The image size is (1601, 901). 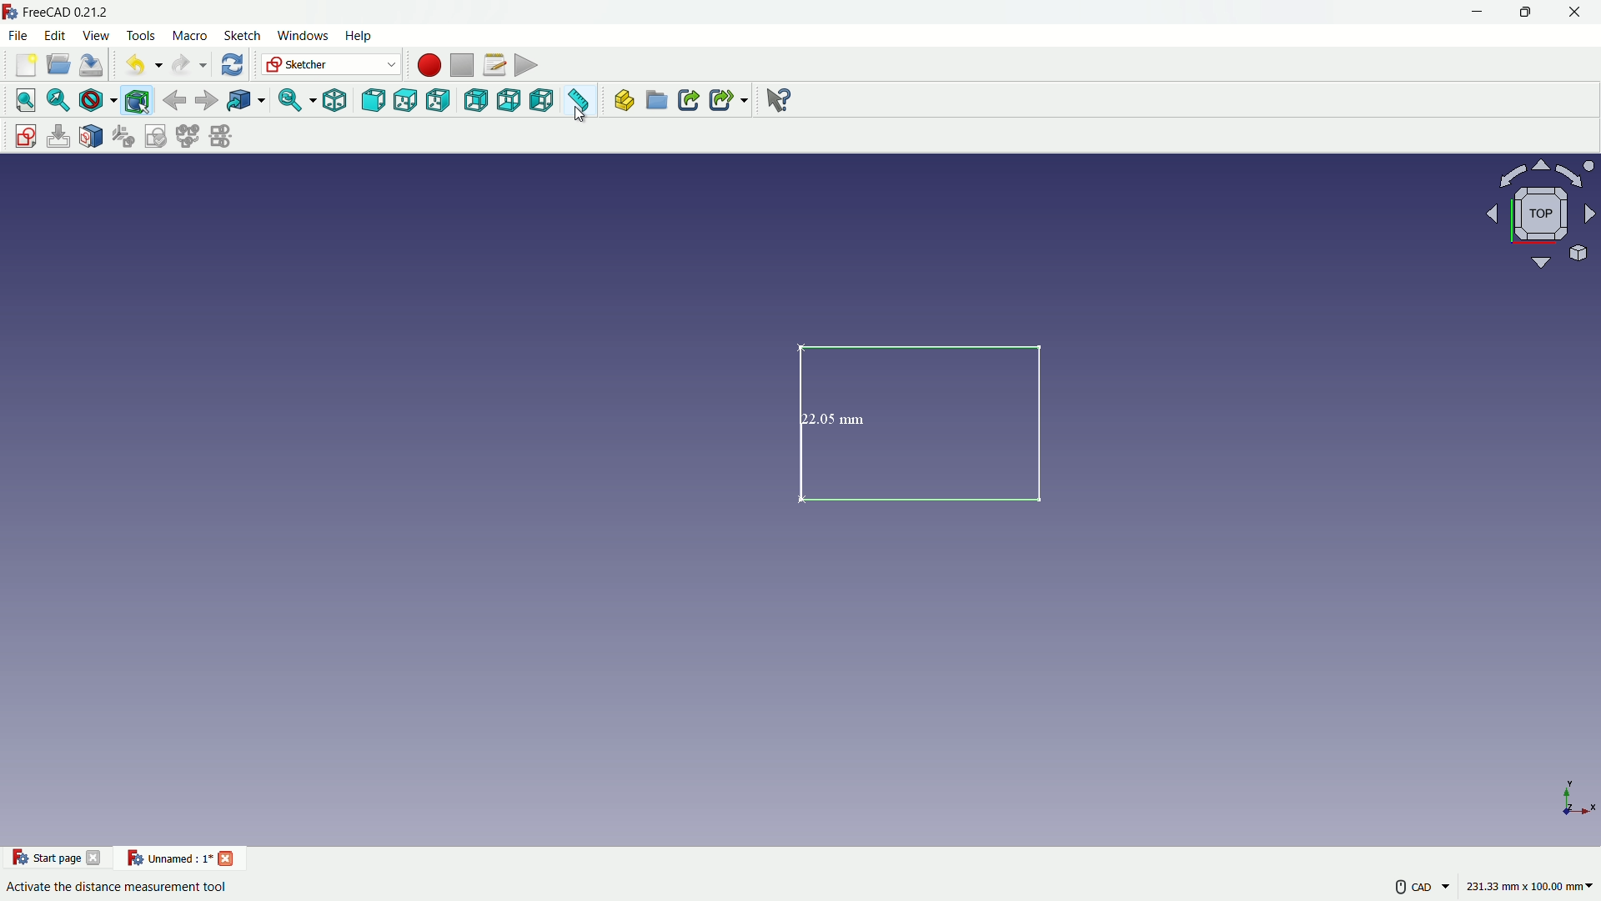 What do you see at coordinates (475, 100) in the screenshot?
I see `back view` at bounding box center [475, 100].